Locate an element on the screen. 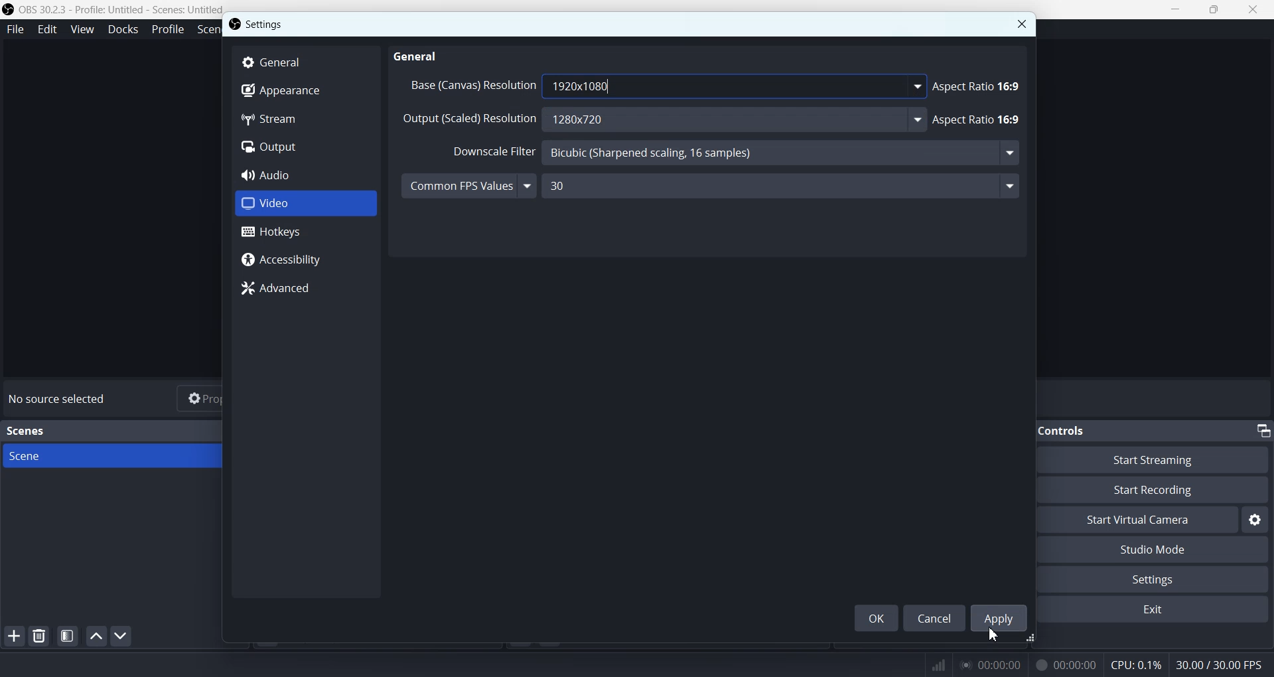 The height and width of the screenshot is (677, 1274). network is located at coordinates (935, 662).